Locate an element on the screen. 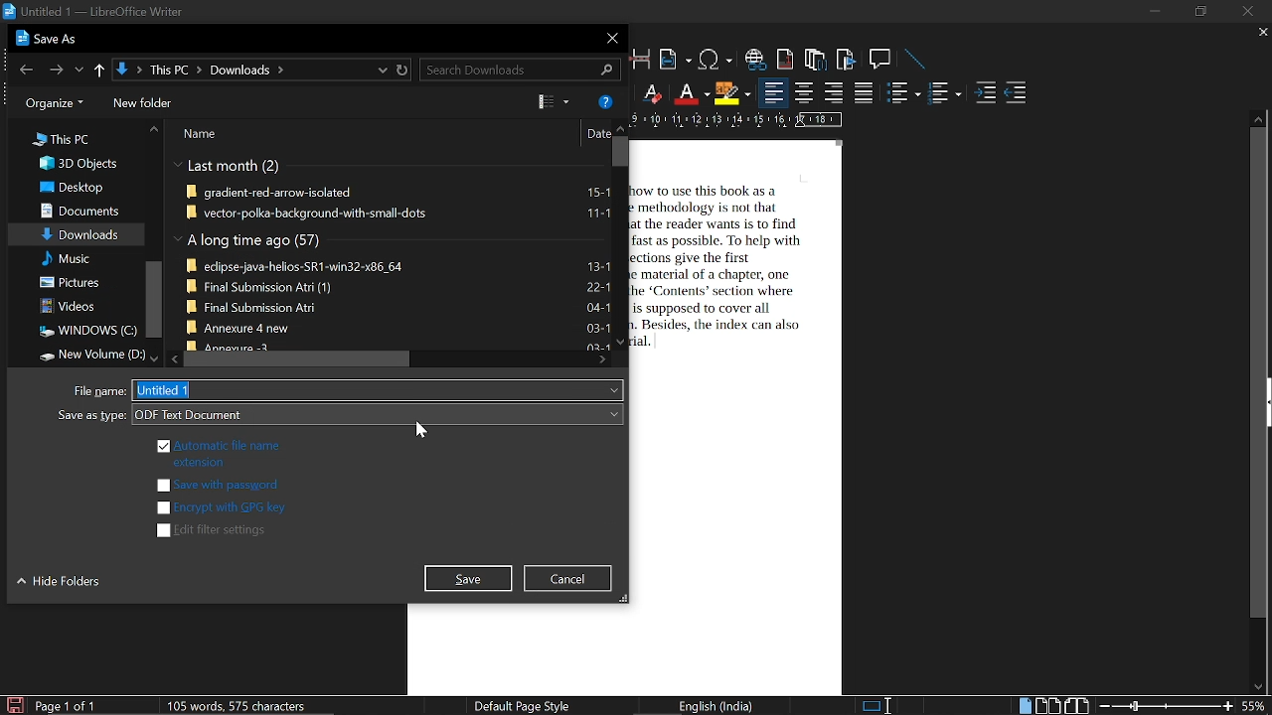 Image resolution: width=1272 pixels, height=715 pixels. close is located at coordinates (609, 38).